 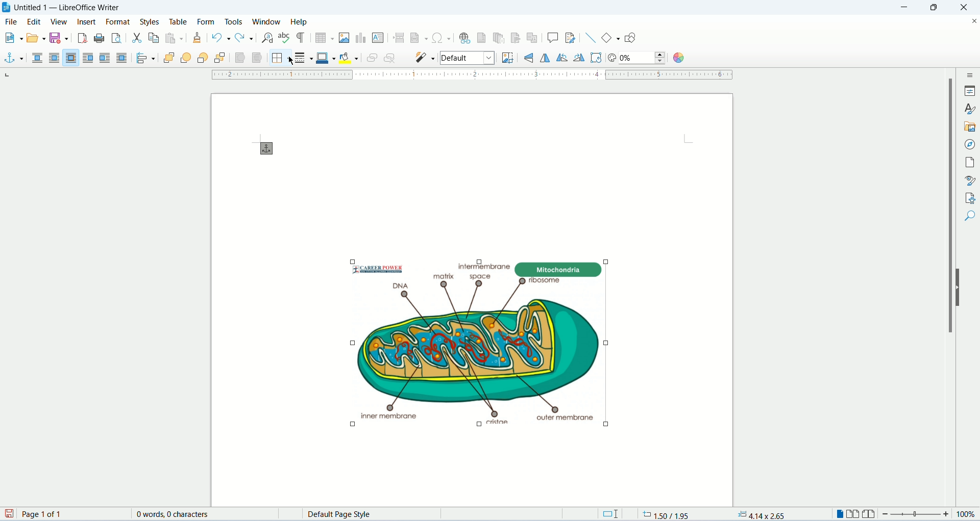 What do you see at coordinates (36, 37) in the screenshot?
I see `open` at bounding box center [36, 37].